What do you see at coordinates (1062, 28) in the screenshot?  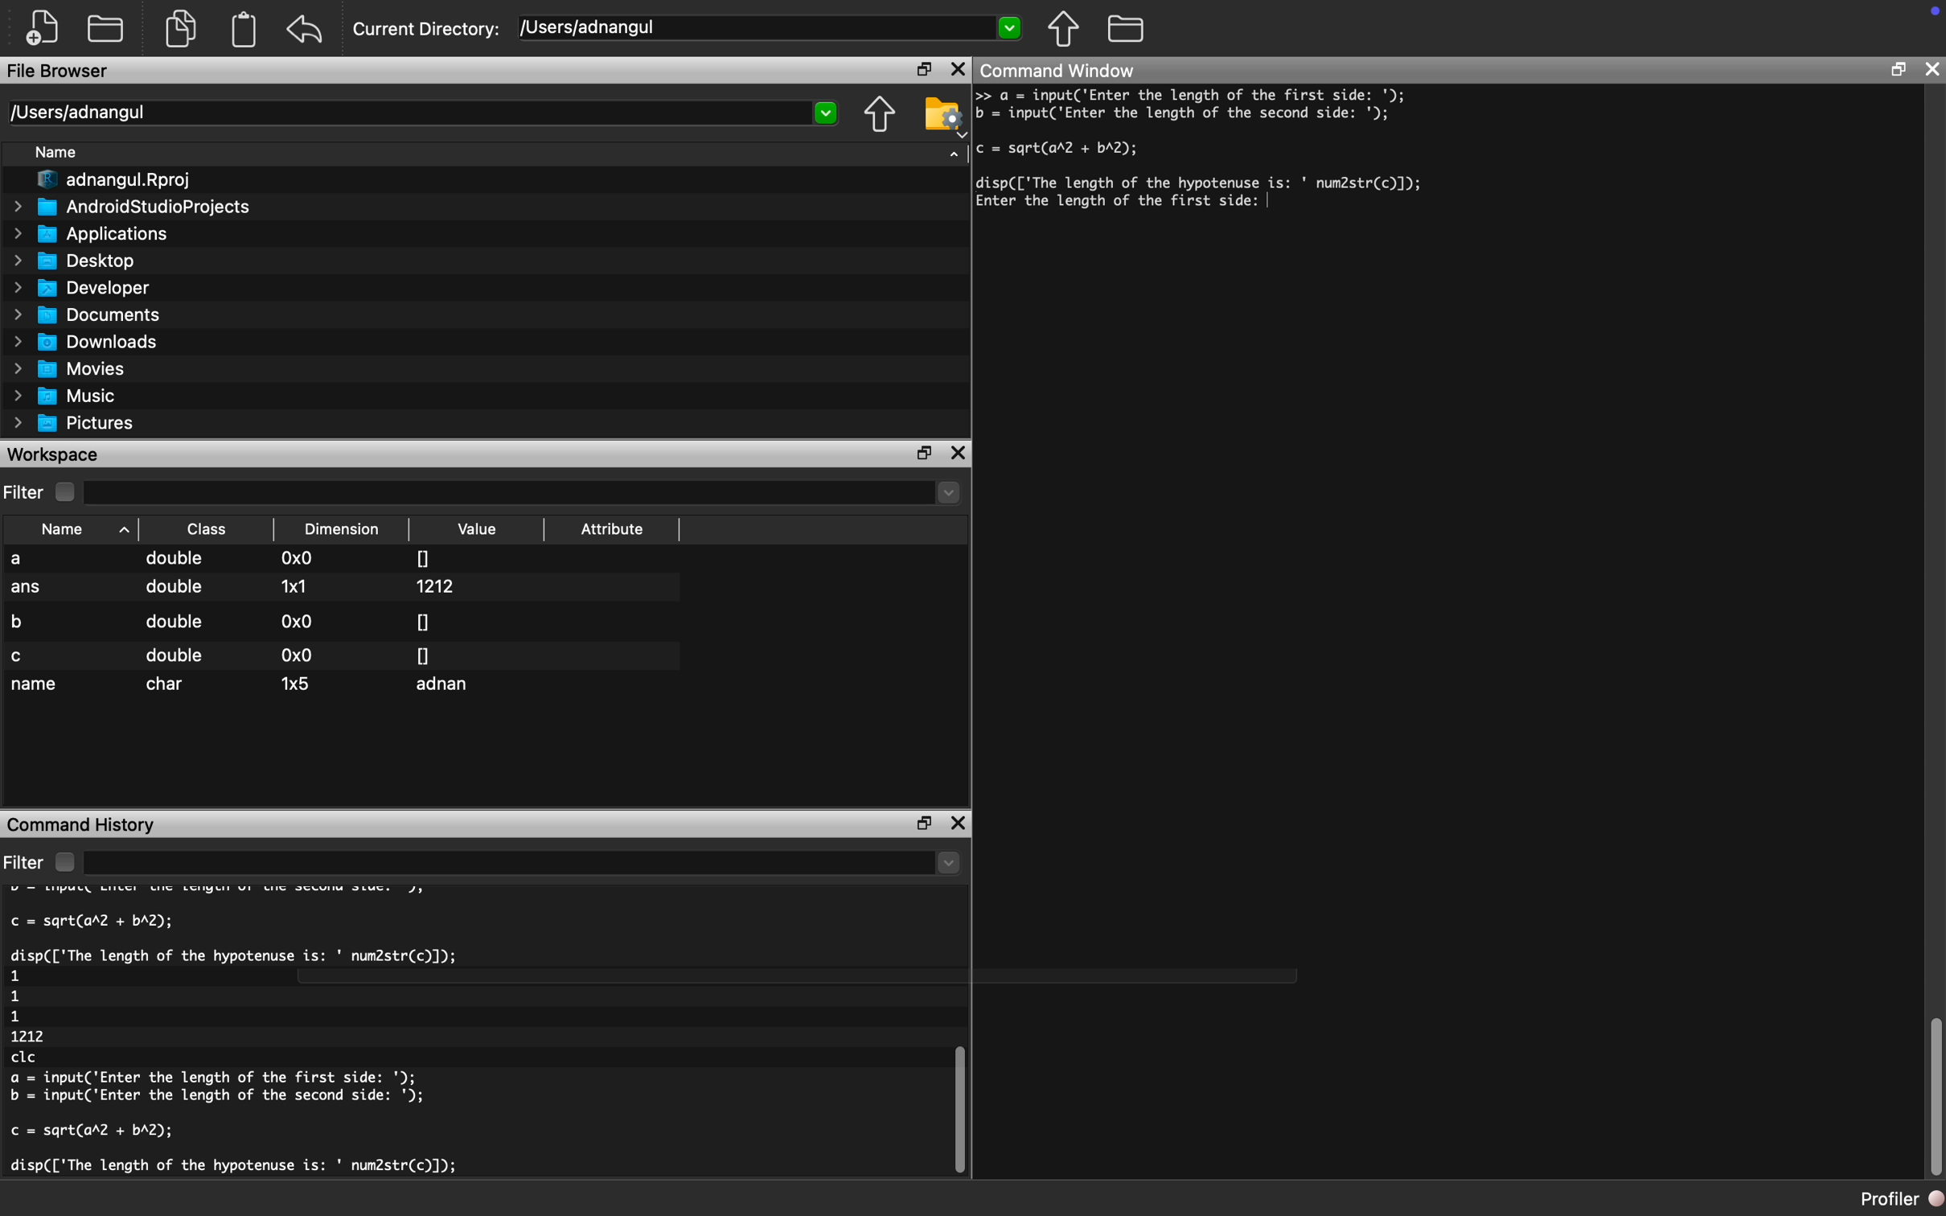 I see `move up` at bounding box center [1062, 28].